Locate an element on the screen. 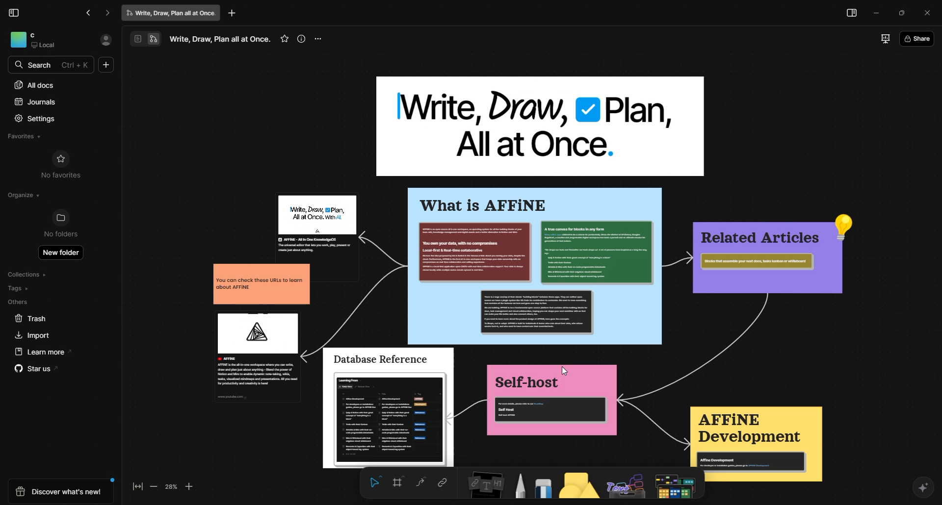 The image size is (942, 505). new workspace is located at coordinates (521, 267).